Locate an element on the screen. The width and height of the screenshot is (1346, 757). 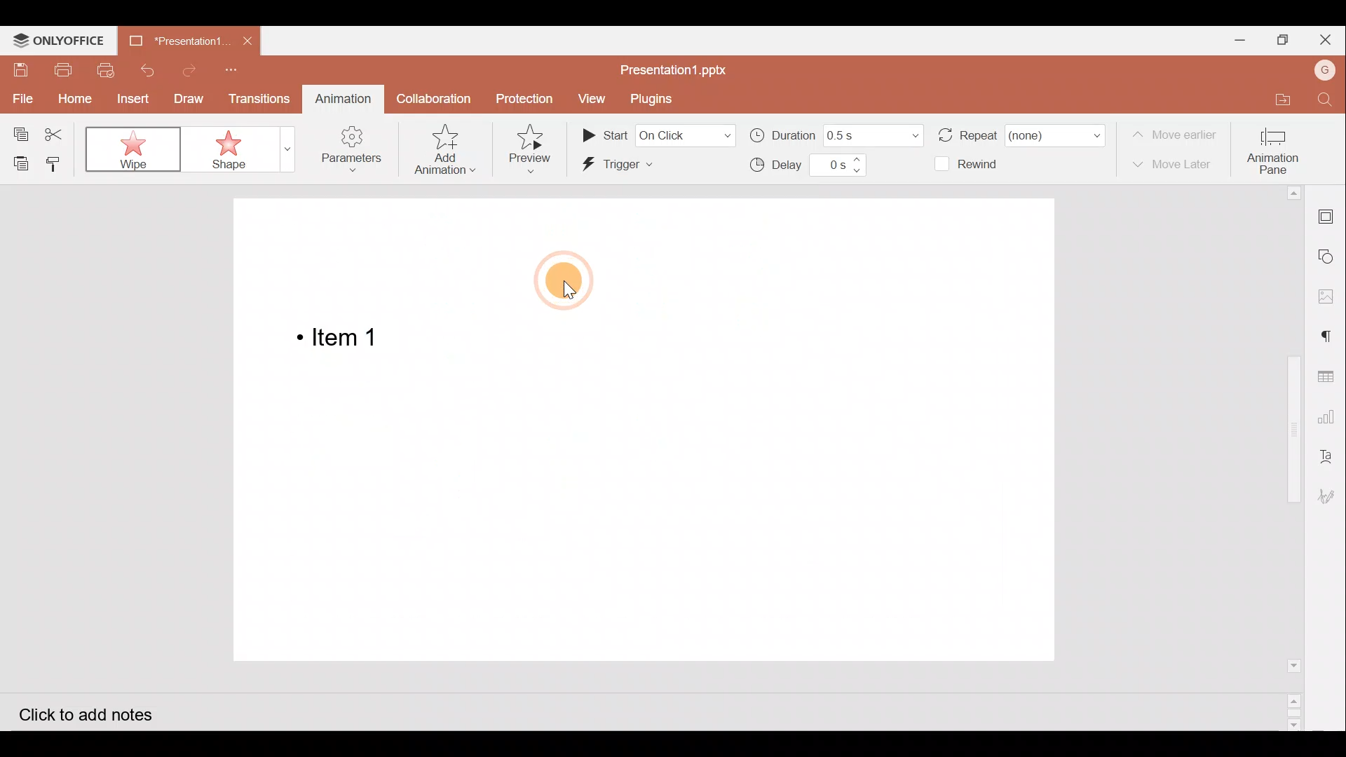
Image settings is located at coordinates (1333, 296).